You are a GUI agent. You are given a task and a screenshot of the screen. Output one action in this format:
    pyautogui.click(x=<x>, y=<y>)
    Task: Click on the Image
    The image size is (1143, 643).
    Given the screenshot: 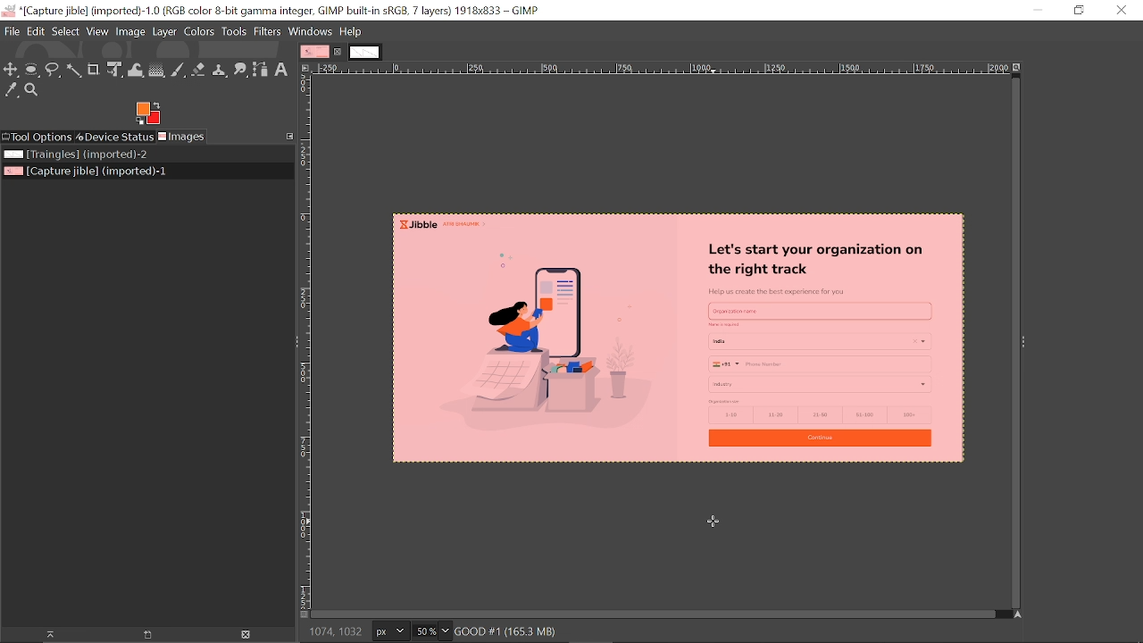 What is the action you would take?
    pyautogui.click(x=131, y=31)
    